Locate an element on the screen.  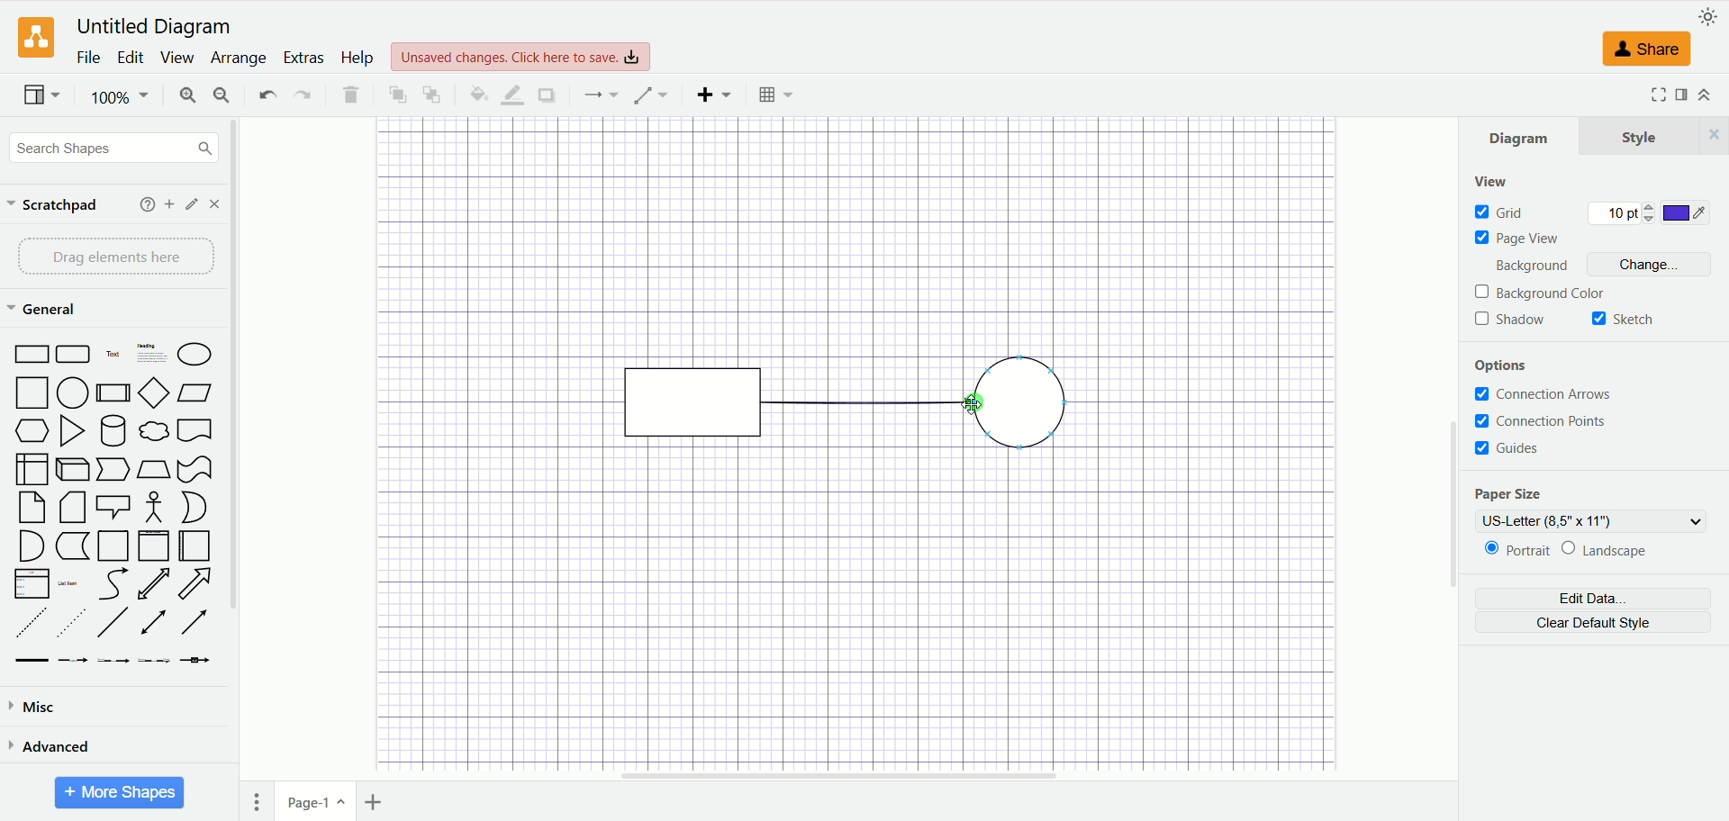
insert is located at coordinates (714, 95).